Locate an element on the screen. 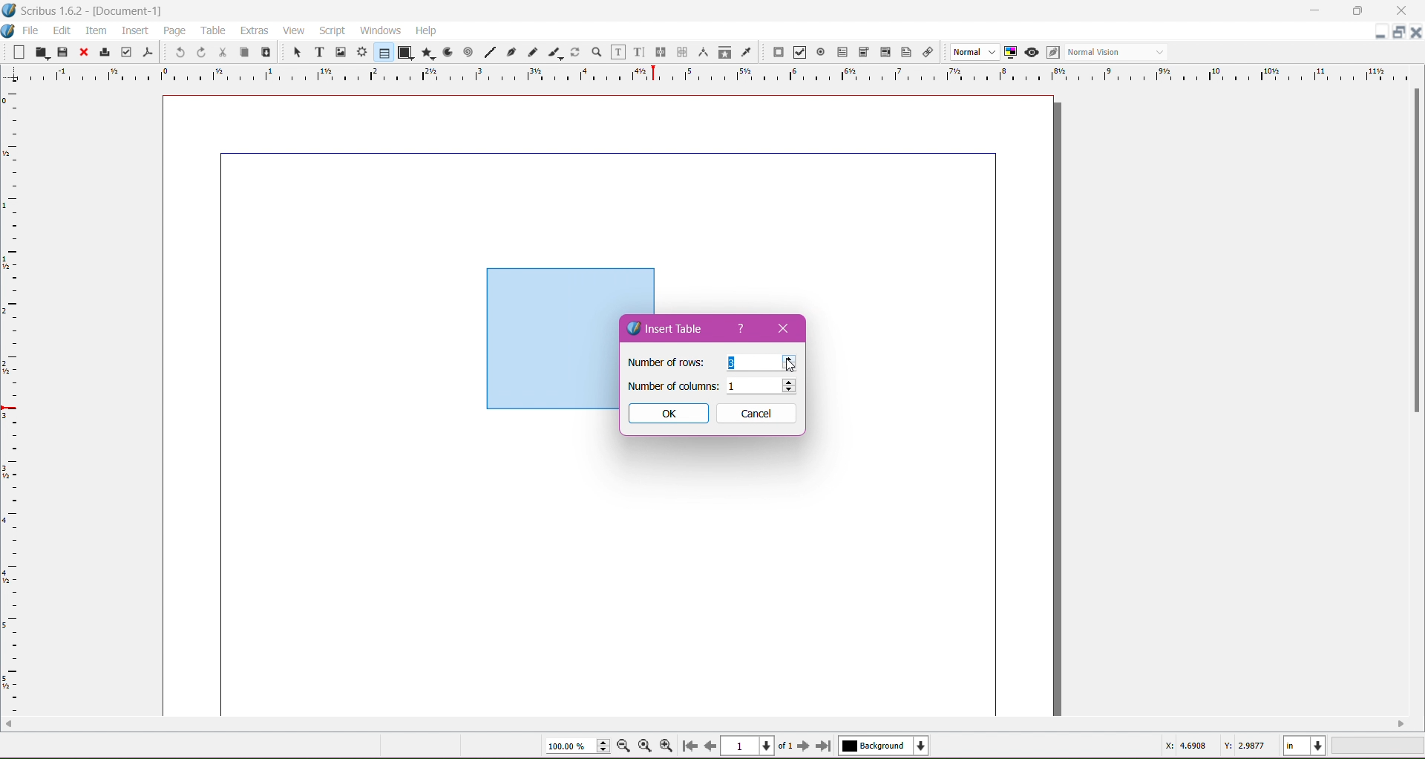  Minimize is located at coordinates (1318, 9).